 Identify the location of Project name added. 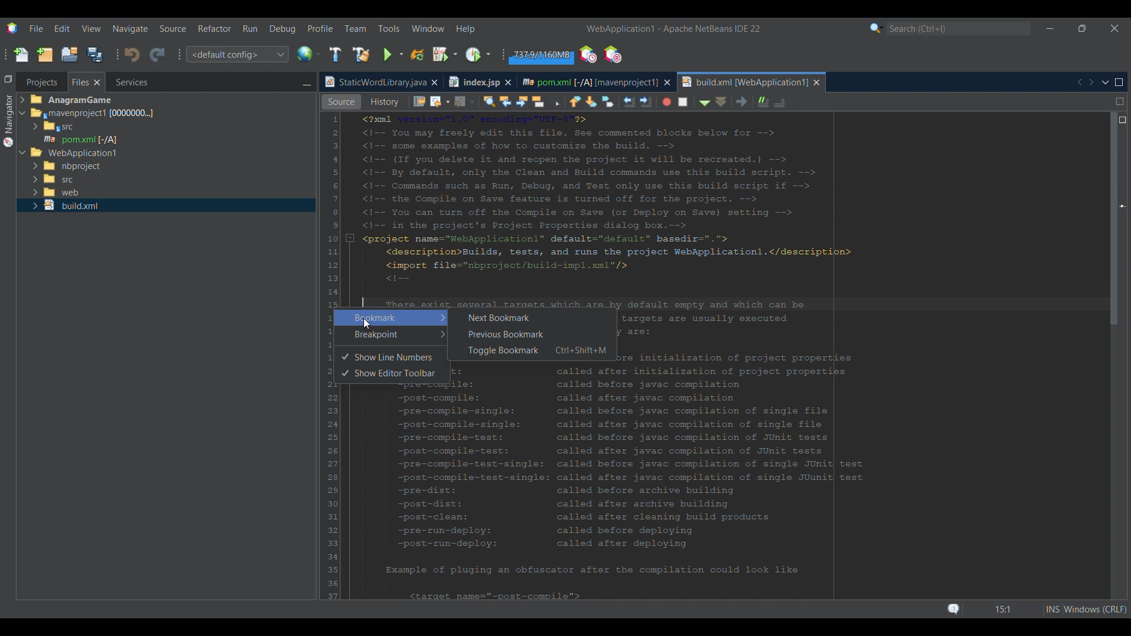
(673, 29).